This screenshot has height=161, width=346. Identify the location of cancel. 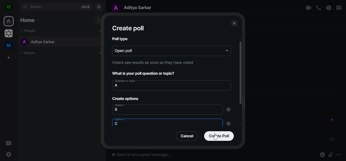
(188, 136).